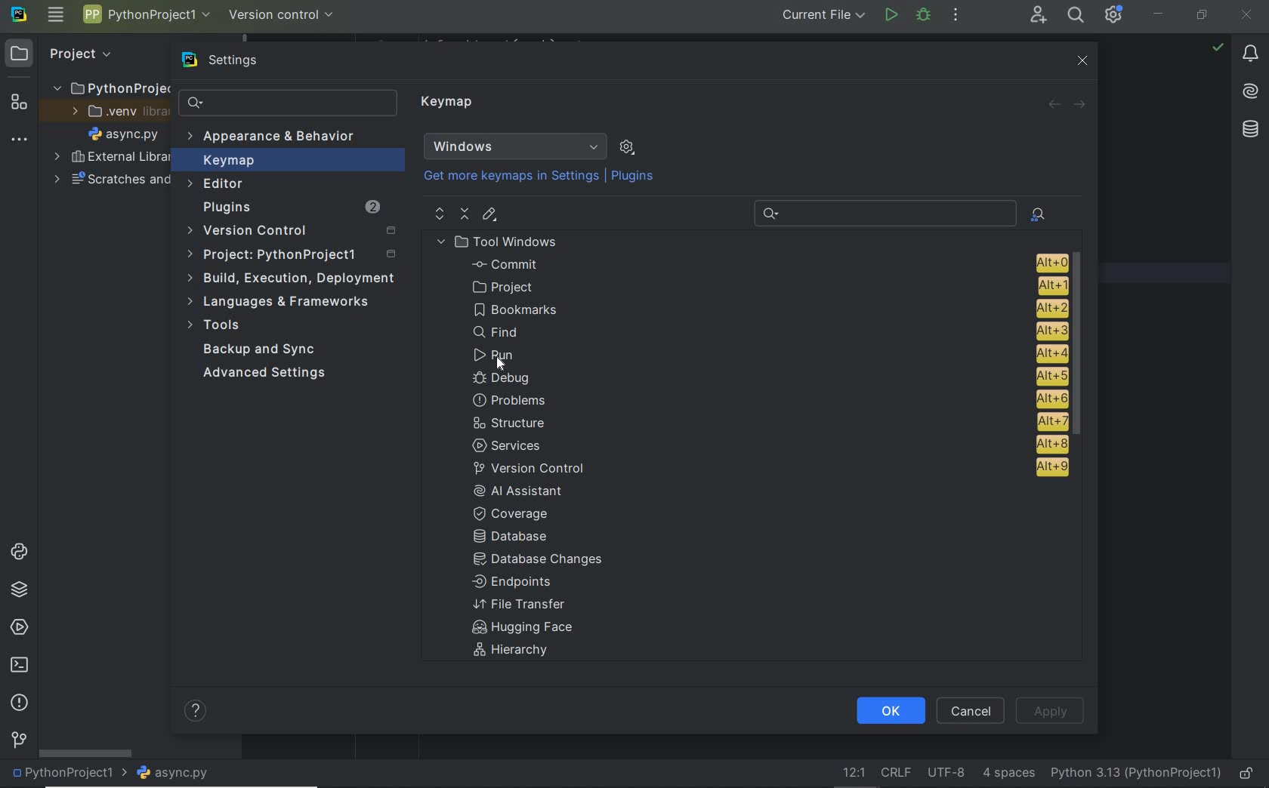 This screenshot has width=1269, height=788. What do you see at coordinates (513, 583) in the screenshot?
I see `Endpoints` at bounding box center [513, 583].